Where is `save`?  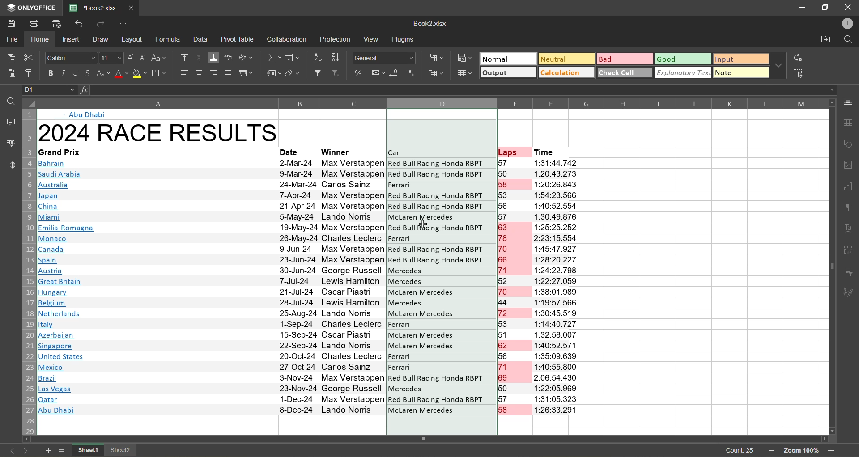 save is located at coordinates (9, 22).